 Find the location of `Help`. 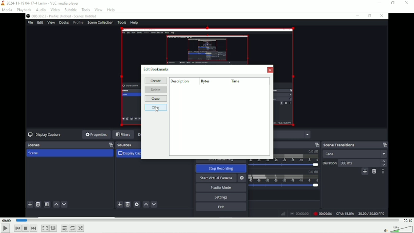

Help is located at coordinates (111, 10).